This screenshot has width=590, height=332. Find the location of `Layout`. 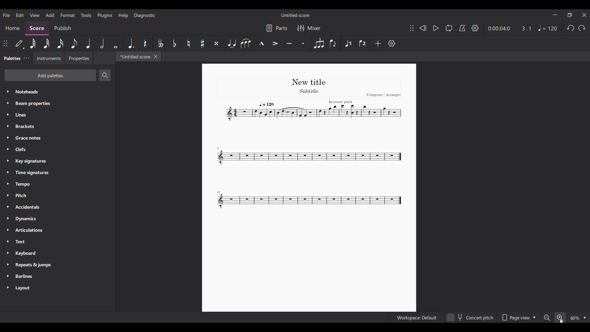

Layout is located at coordinates (57, 287).